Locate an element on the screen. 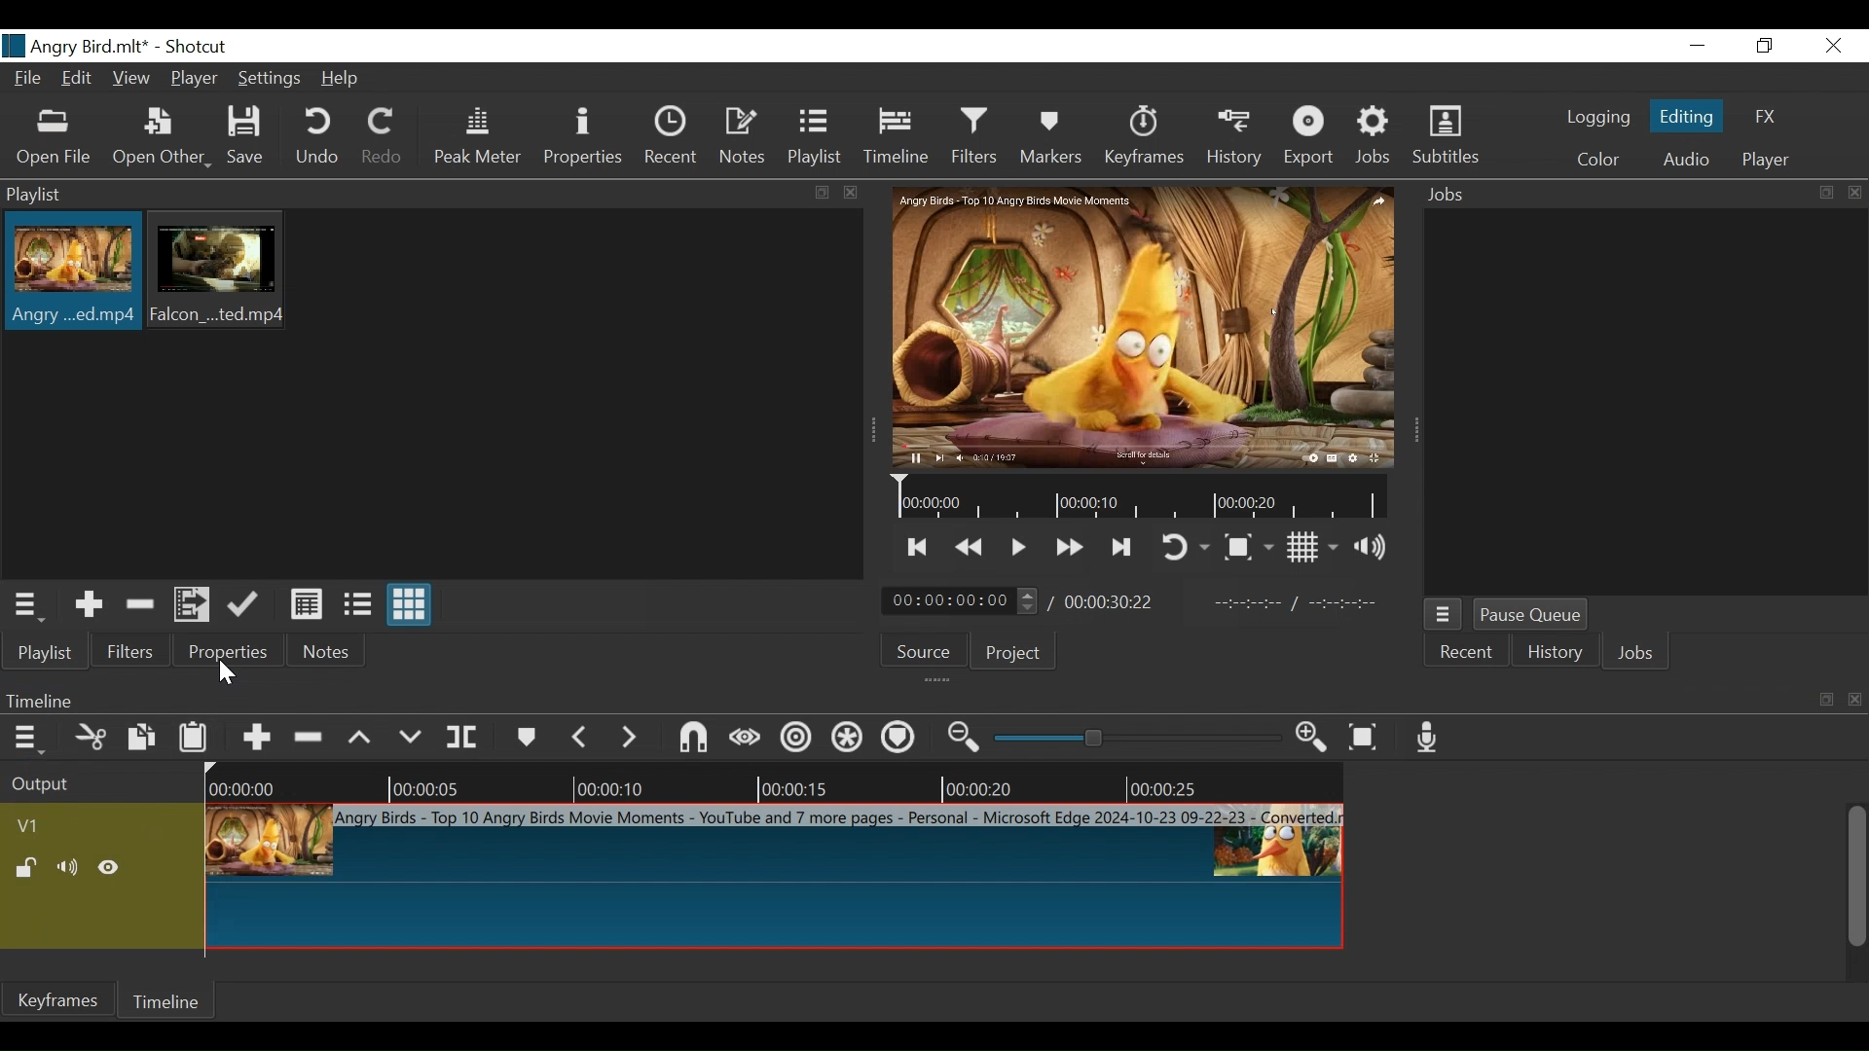  Timeline menu is located at coordinates (27, 741).